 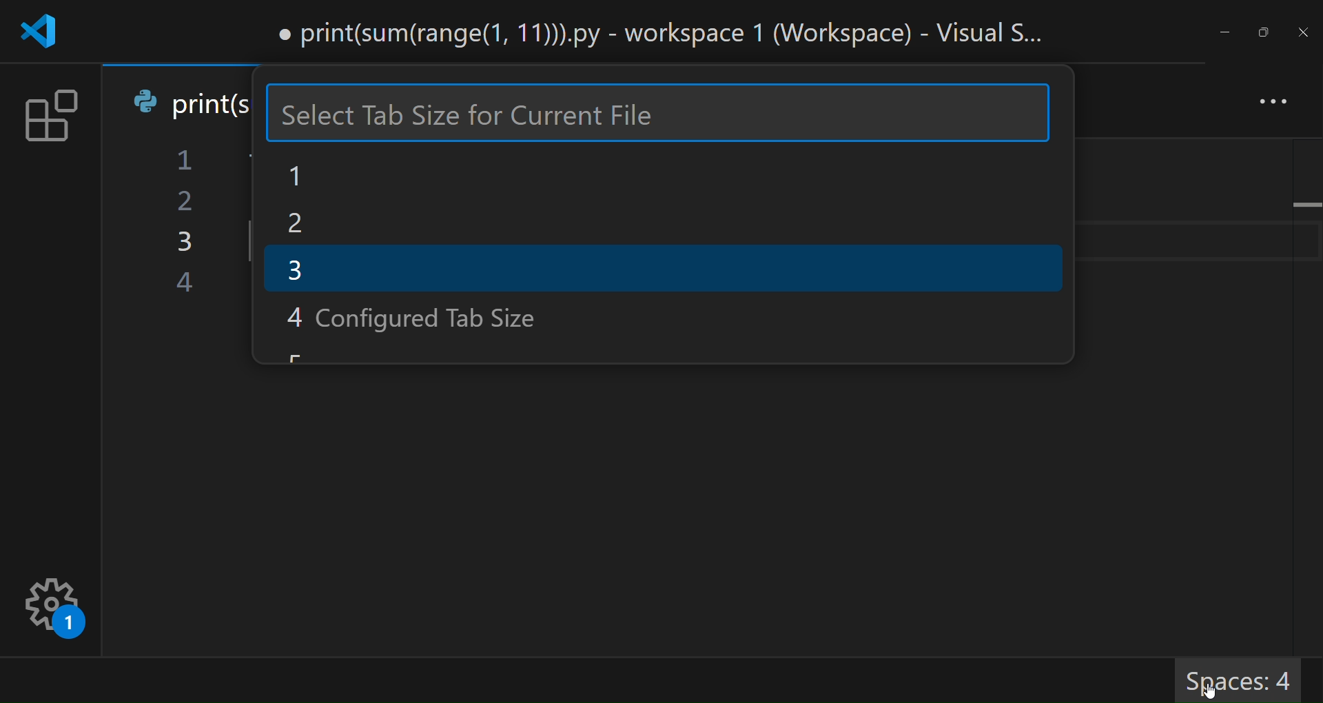 What do you see at coordinates (1209, 691) in the screenshot?
I see `cursor` at bounding box center [1209, 691].